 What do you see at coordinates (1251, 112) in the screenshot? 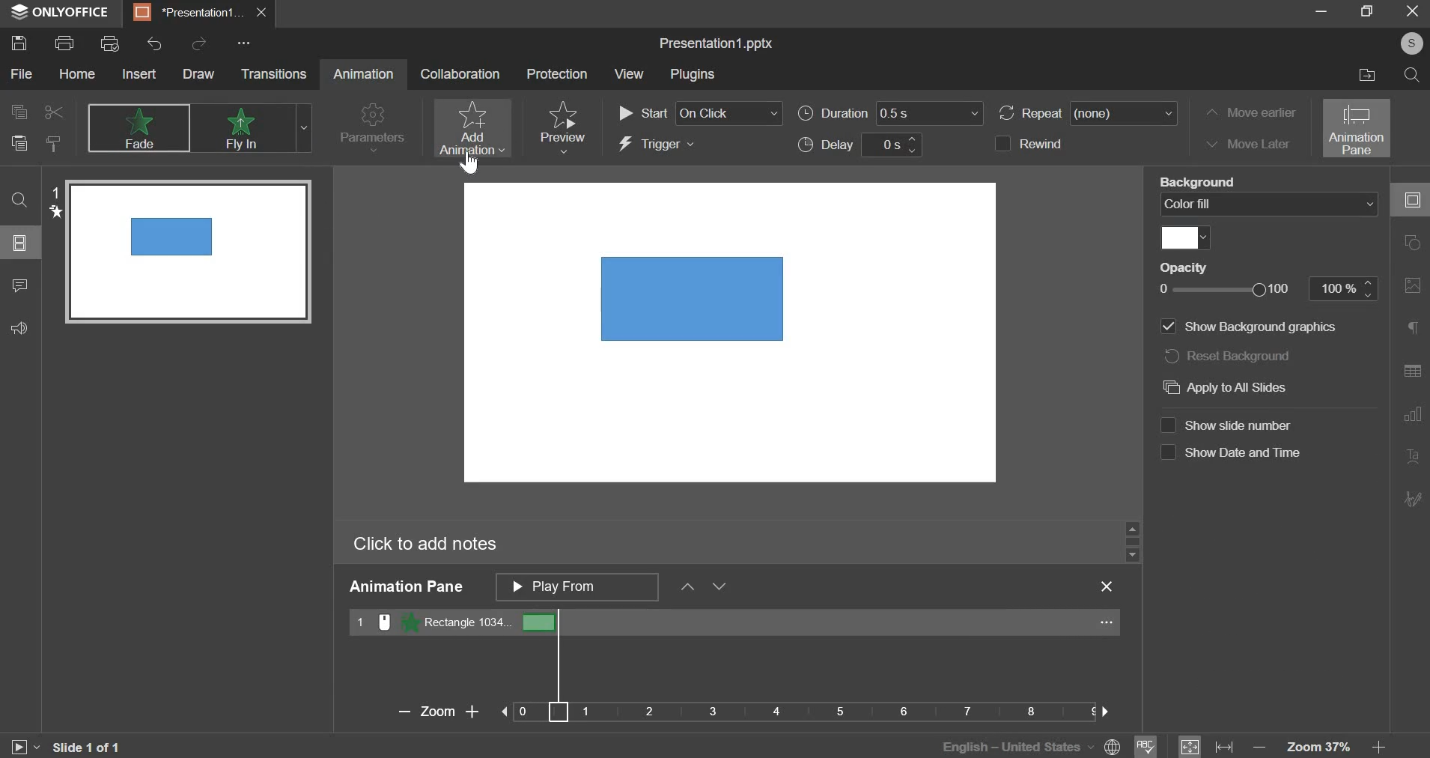
I see `move earlier` at bounding box center [1251, 112].